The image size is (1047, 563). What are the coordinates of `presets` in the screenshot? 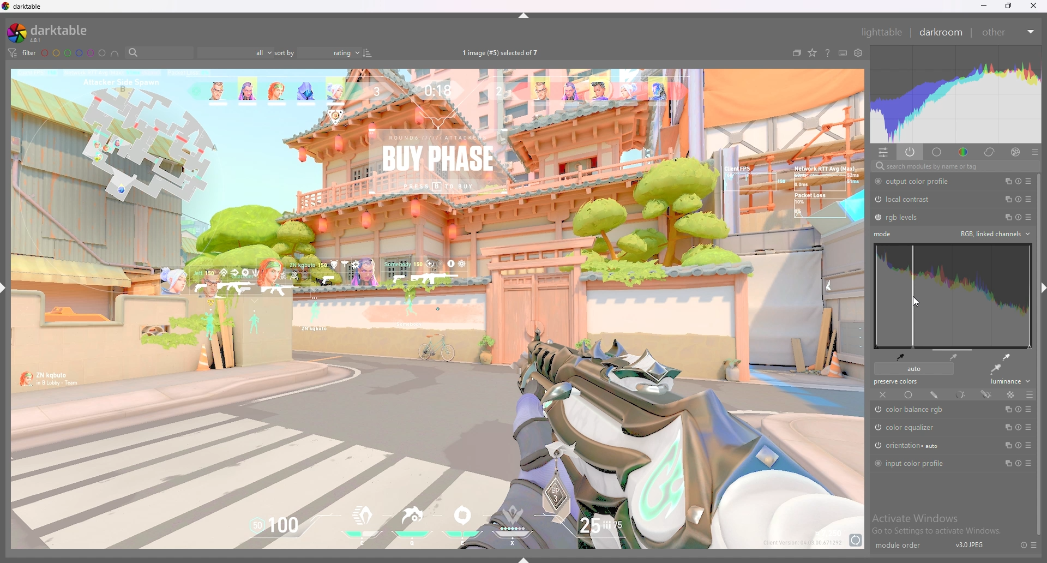 It's located at (1029, 199).